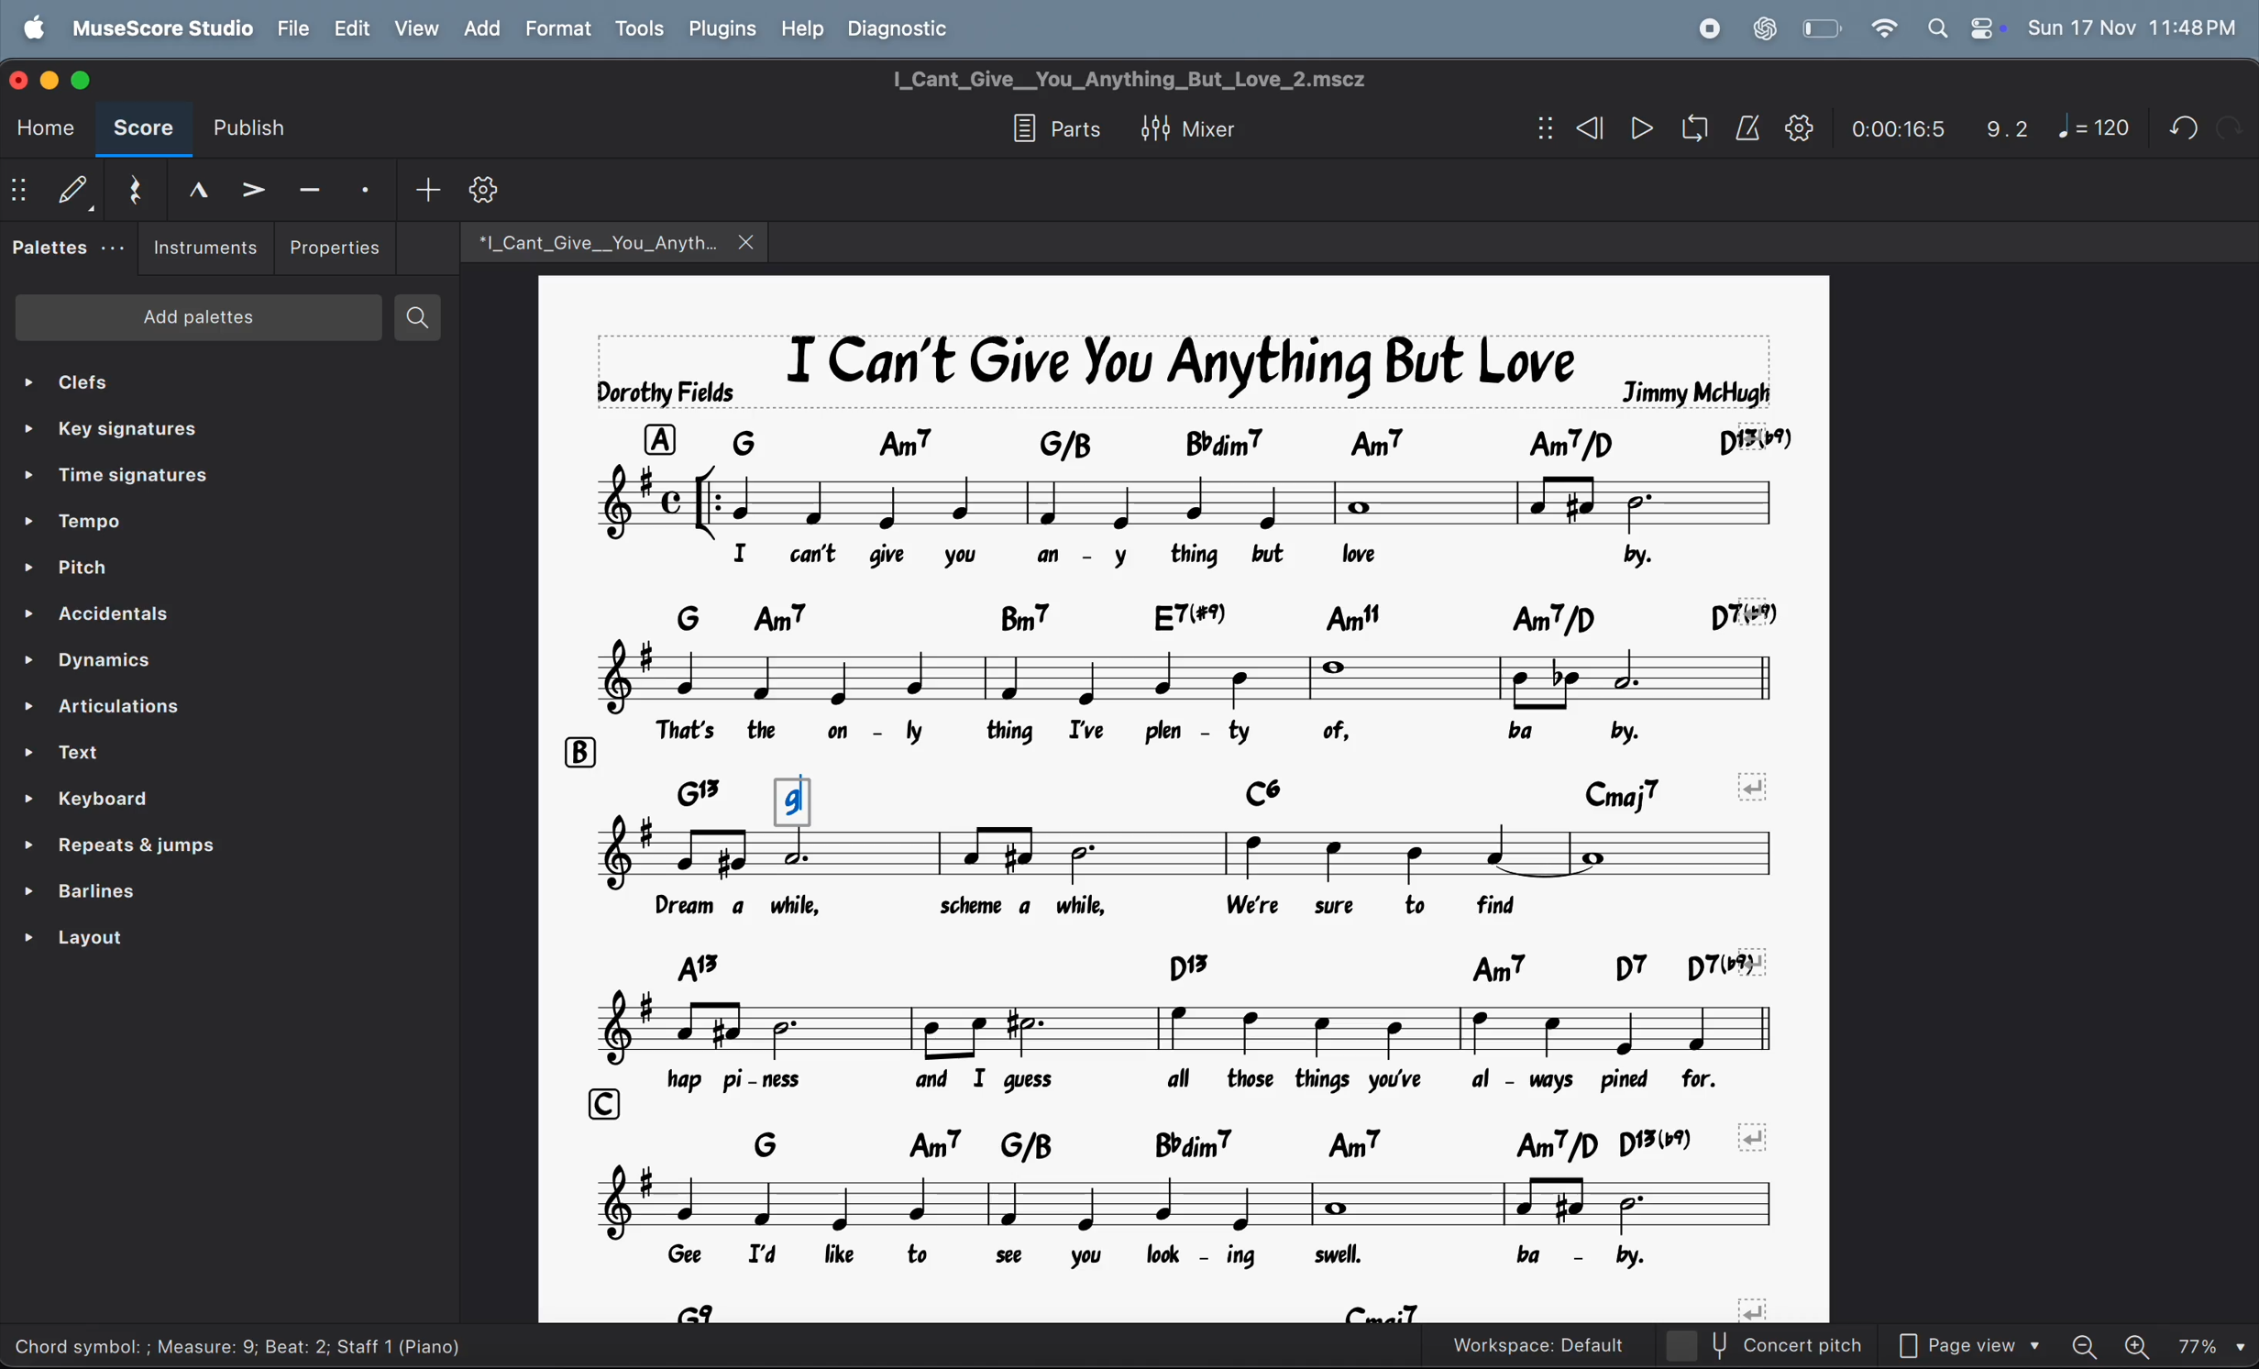 The height and width of the screenshot is (1369, 2259). I want to click on pitch, so click(208, 571).